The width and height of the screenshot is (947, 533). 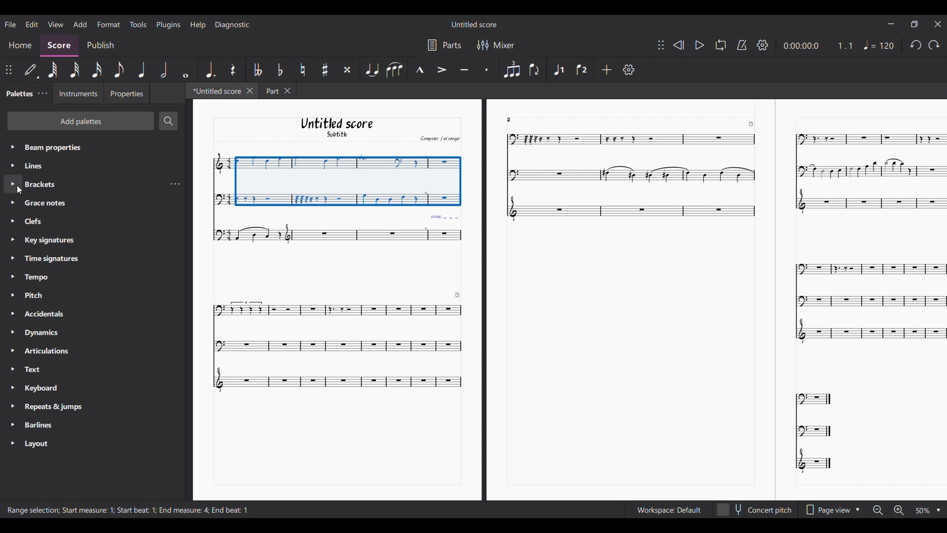 I want to click on , so click(x=339, y=381).